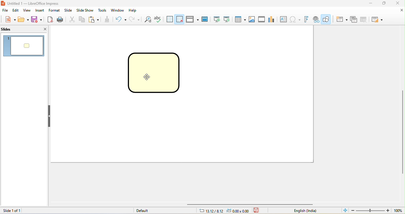 The height and width of the screenshot is (214, 405). What do you see at coordinates (82, 19) in the screenshot?
I see `copy` at bounding box center [82, 19].